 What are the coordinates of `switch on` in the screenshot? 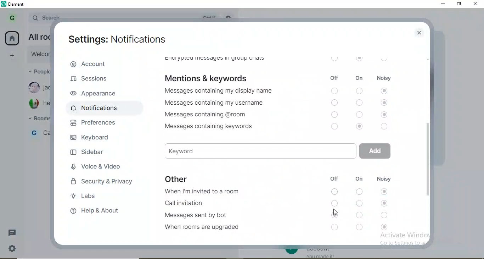 It's located at (359, 215).